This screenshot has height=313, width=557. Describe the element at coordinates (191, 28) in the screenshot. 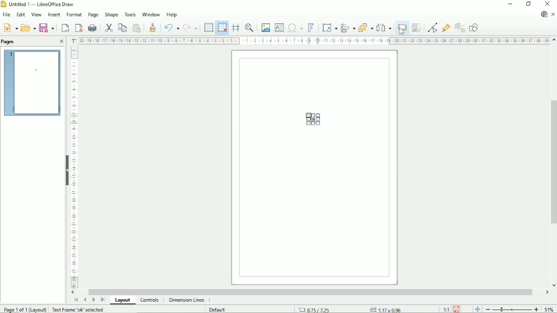

I see `Redo` at that location.